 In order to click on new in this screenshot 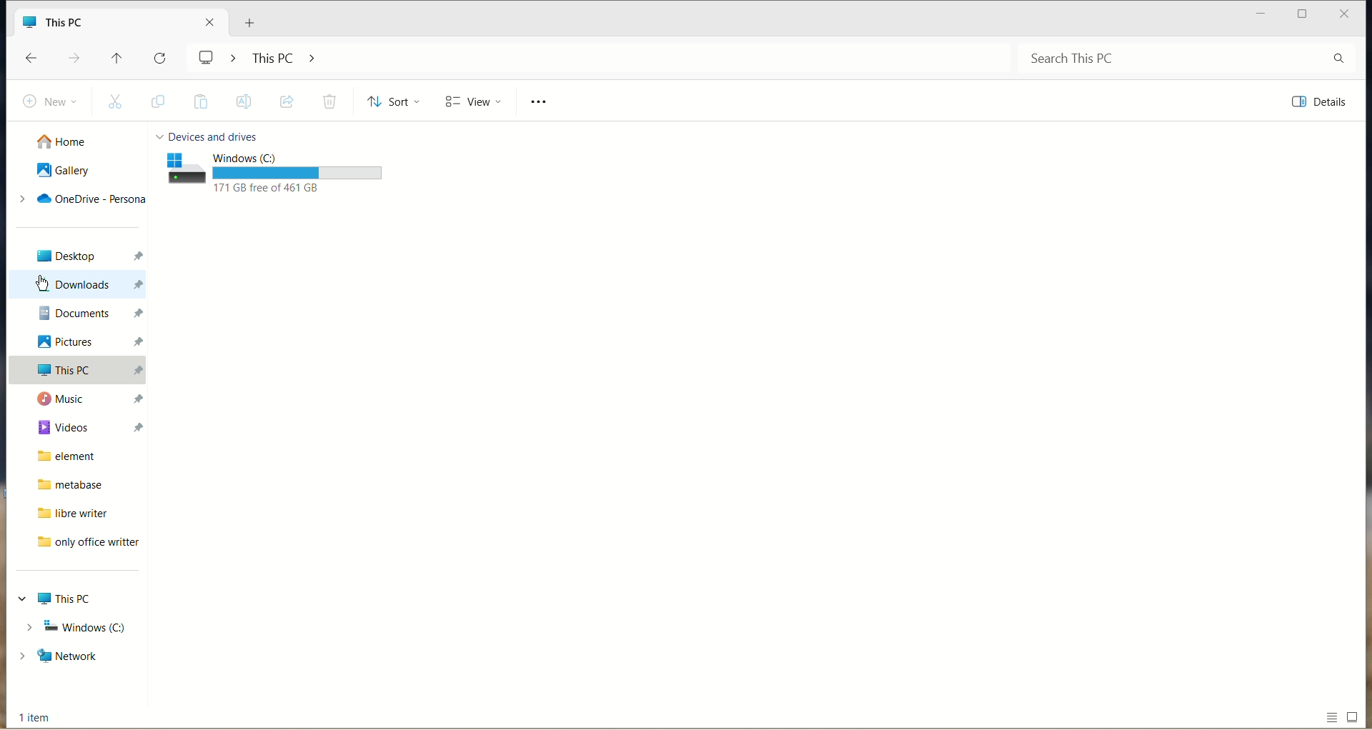, I will do `click(47, 101)`.